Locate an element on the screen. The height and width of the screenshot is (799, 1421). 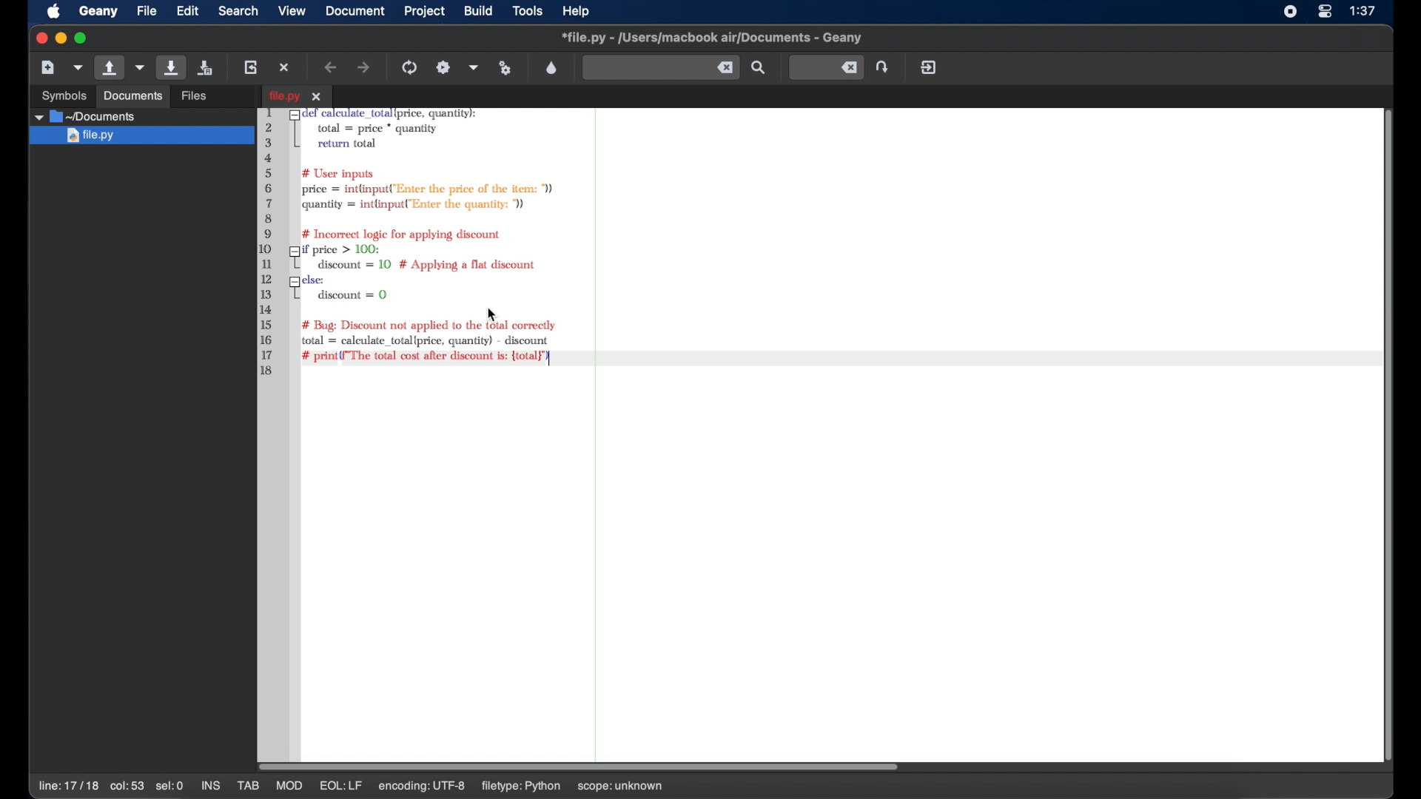
edit is located at coordinates (188, 11).